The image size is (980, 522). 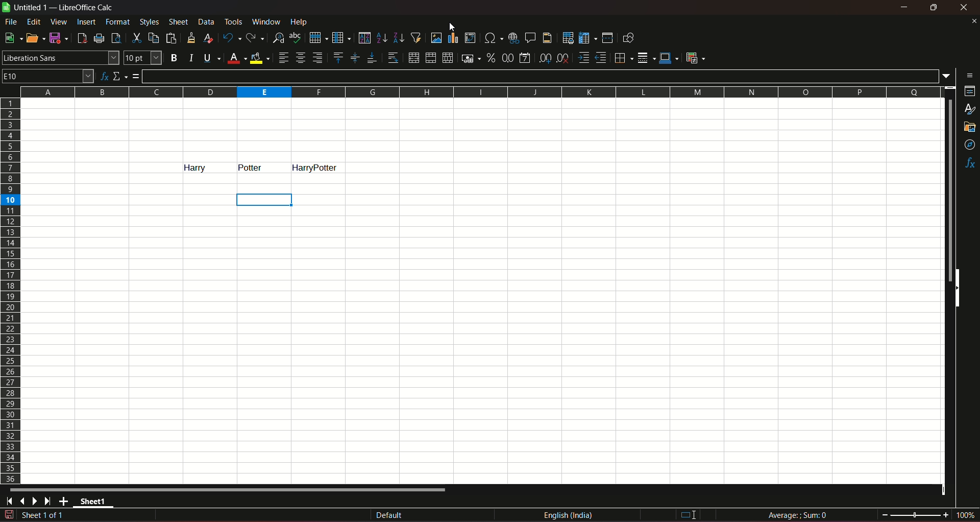 What do you see at coordinates (191, 57) in the screenshot?
I see `italic` at bounding box center [191, 57].